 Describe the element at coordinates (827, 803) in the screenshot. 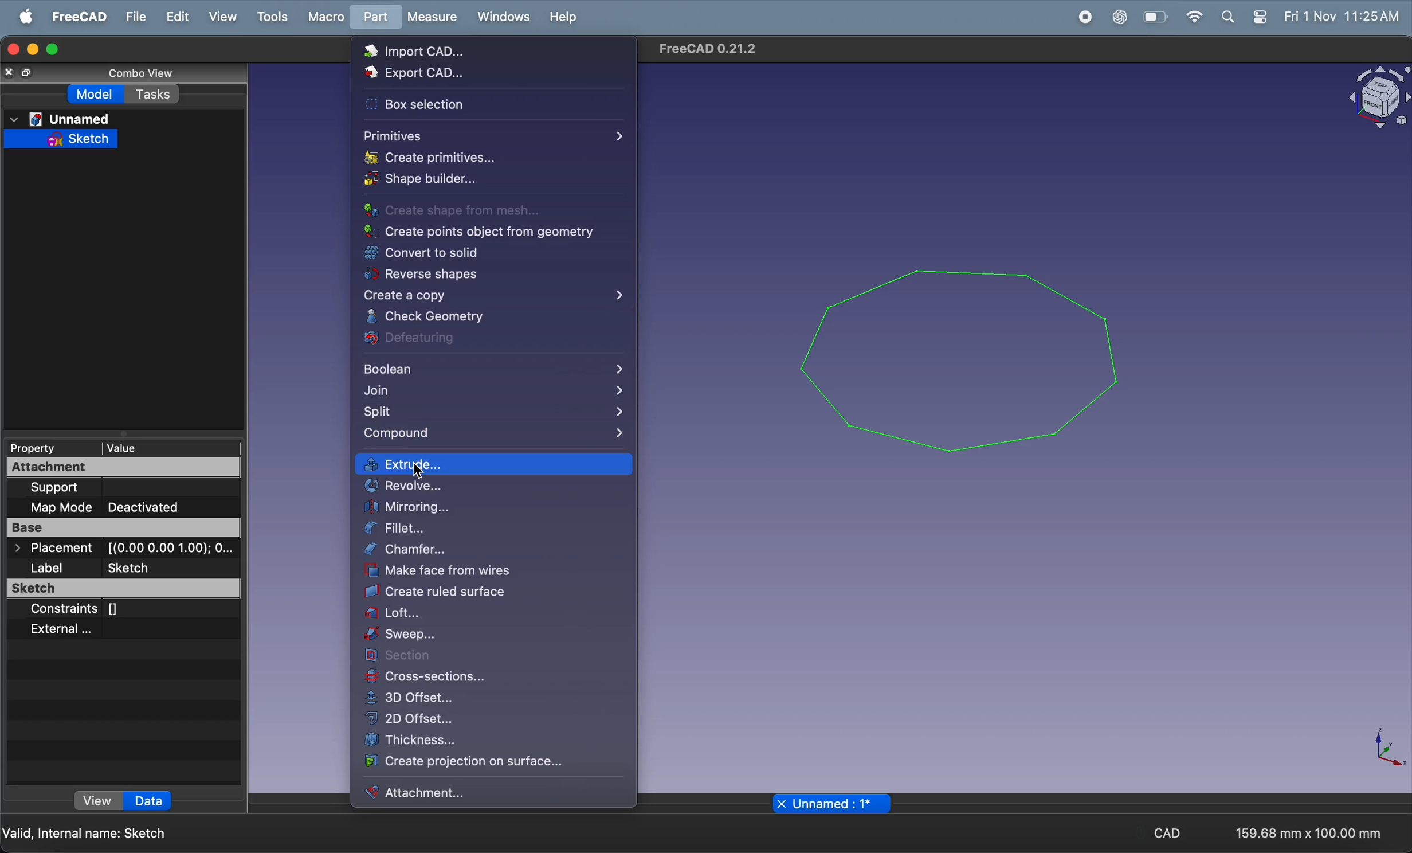

I see `x Unnamed : 1*` at that location.